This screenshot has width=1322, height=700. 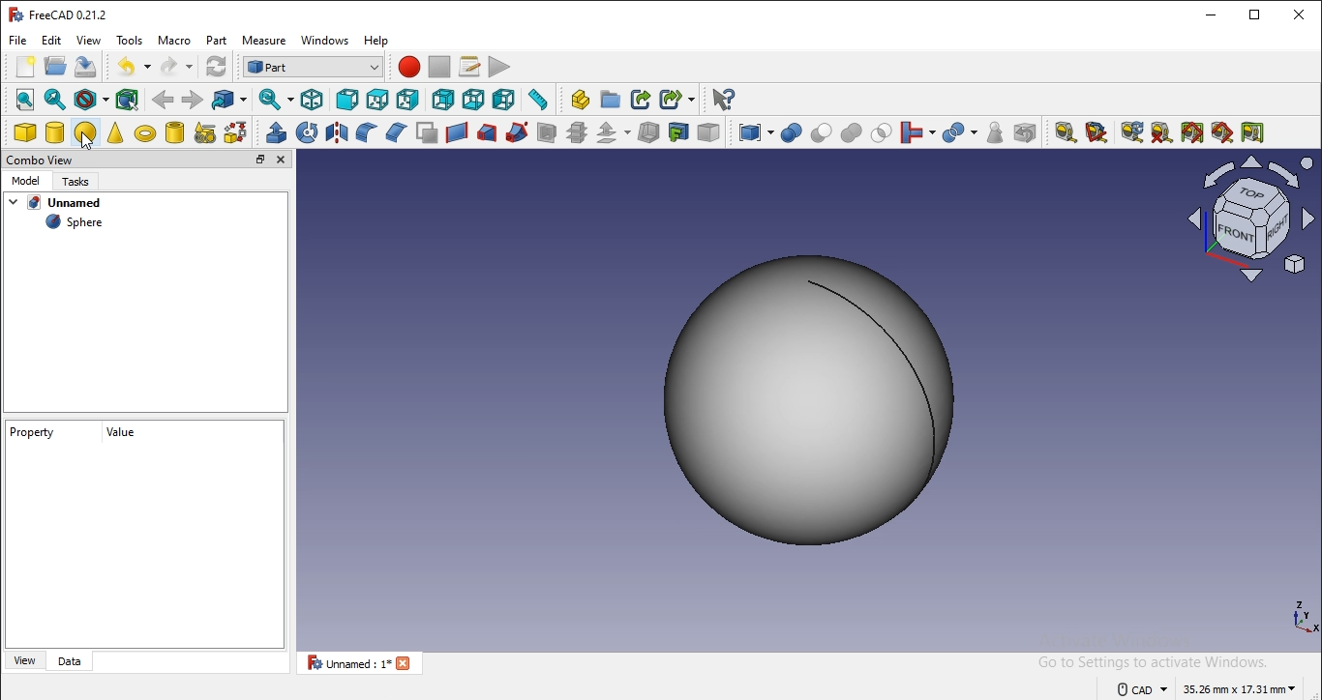 I want to click on execute macros, so click(x=500, y=67).